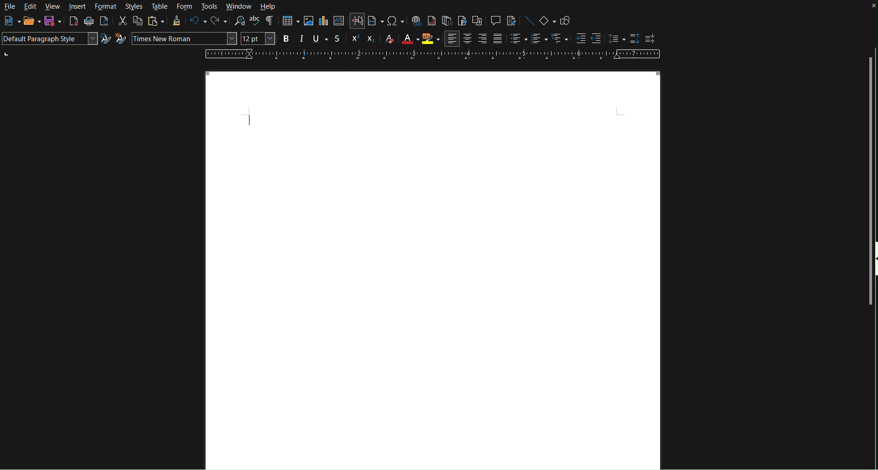 Image resolution: width=878 pixels, height=470 pixels. Describe the element at coordinates (387, 39) in the screenshot. I see `Remove Formatting` at that location.